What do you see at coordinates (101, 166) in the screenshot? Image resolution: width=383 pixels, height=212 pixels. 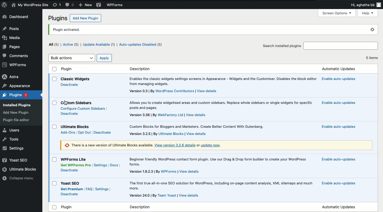 I see `Settings` at bounding box center [101, 166].